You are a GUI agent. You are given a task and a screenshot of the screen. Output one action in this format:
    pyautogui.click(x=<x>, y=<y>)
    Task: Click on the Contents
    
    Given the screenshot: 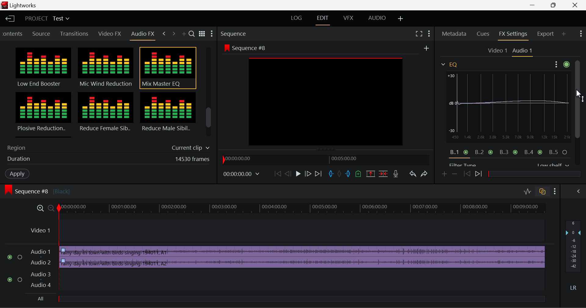 What is the action you would take?
    pyautogui.click(x=13, y=33)
    